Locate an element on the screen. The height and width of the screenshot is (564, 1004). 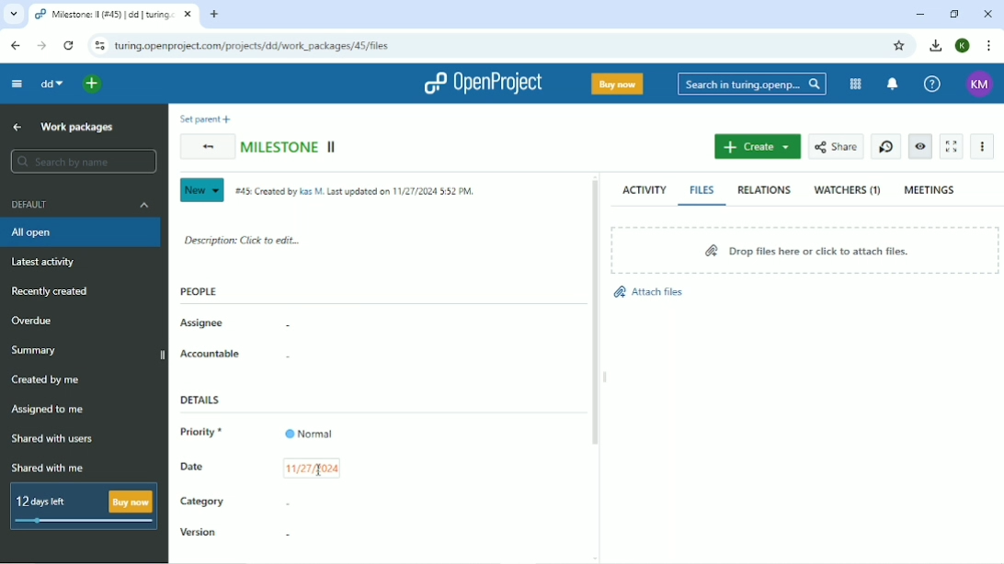
Work packages is located at coordinates (77, 127).